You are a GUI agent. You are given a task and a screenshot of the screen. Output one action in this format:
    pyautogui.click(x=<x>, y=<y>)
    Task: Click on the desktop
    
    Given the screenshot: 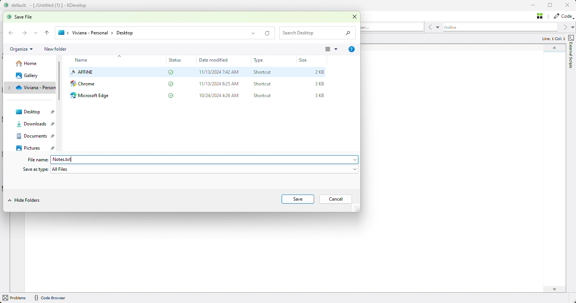 What is the action you would take?
    pyautogui.click(x=35, y=111)
    